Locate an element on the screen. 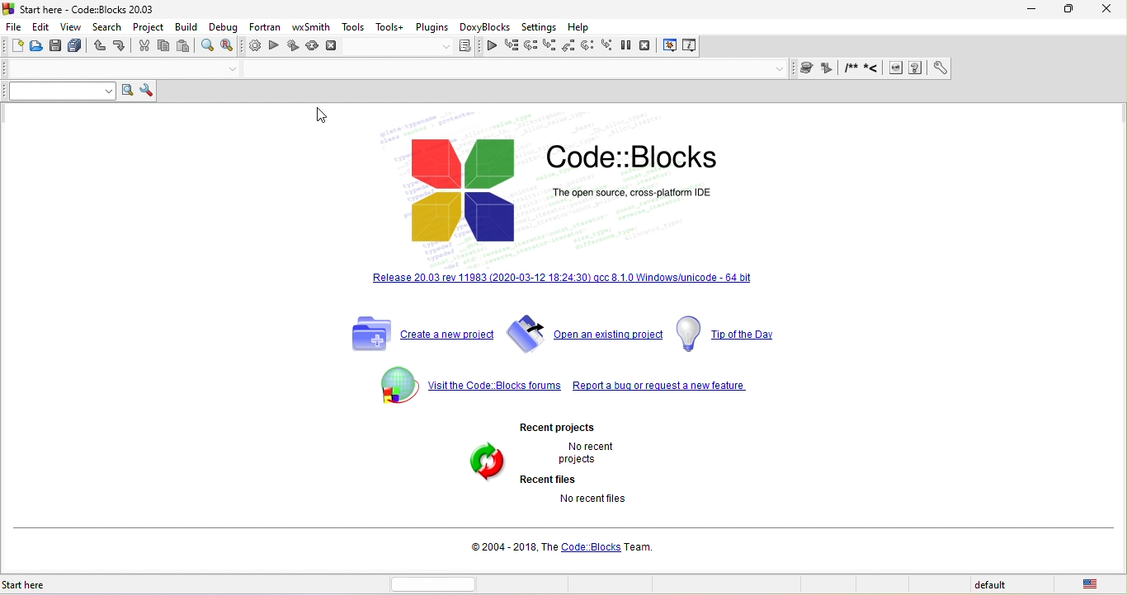  extract documentation is located at coordinates (959, 69).